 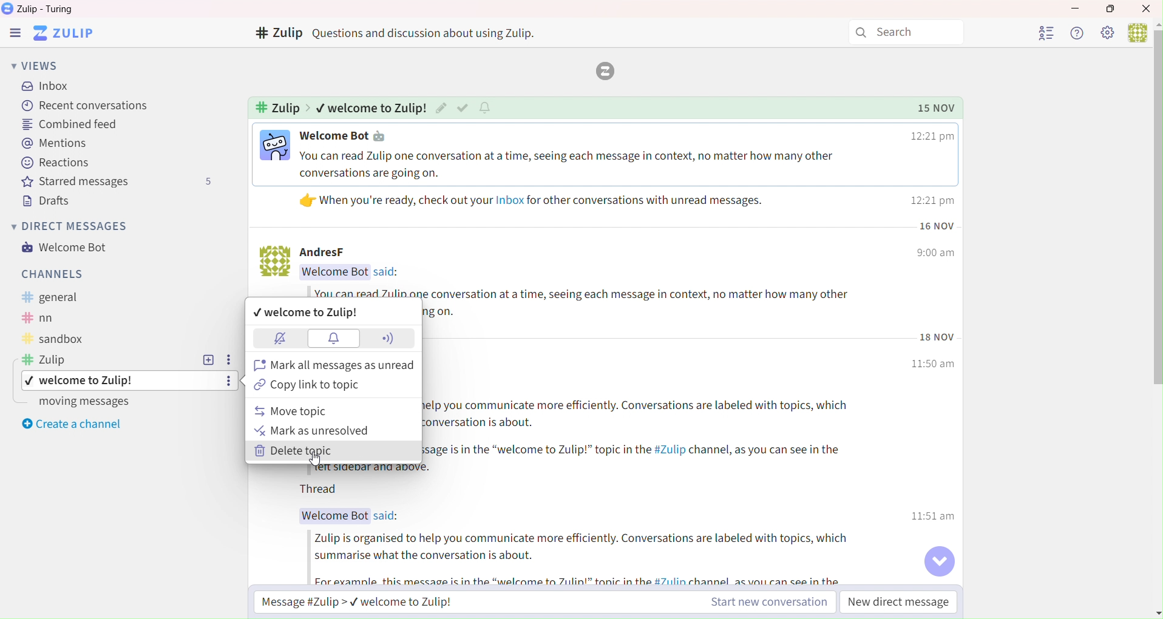 I want to click on Notifications, so click(x=485, y=108).